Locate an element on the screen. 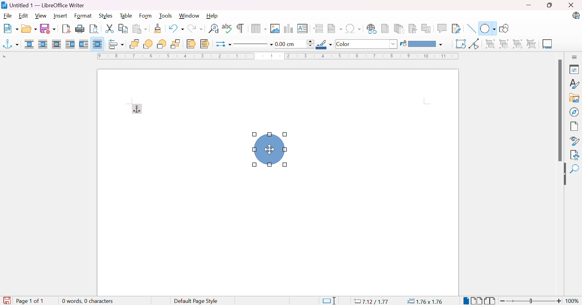 The height and width of the screenshot is (305, 582). The document has been modified. Click to save the document. is located at coordinates (7, 301).